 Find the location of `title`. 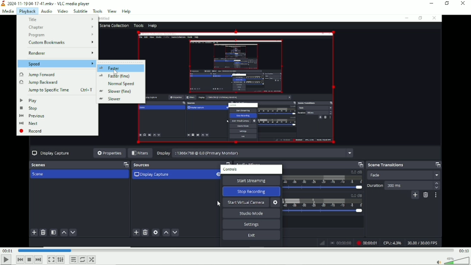

title is located at coordinates (57, 19).